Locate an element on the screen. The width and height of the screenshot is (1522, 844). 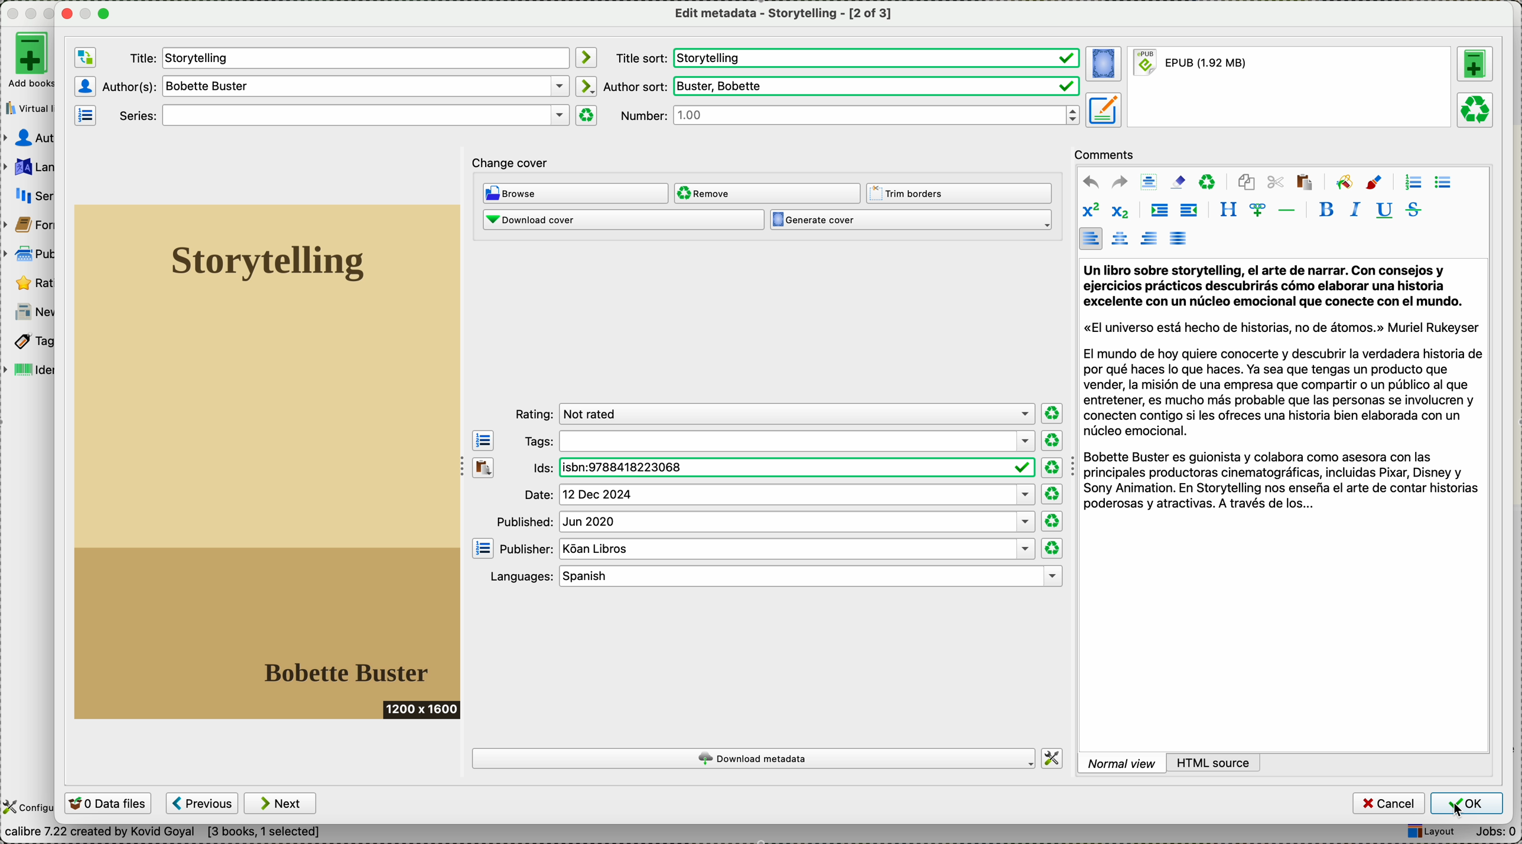
set metadata for the book is located at coordinates (1103, 110).